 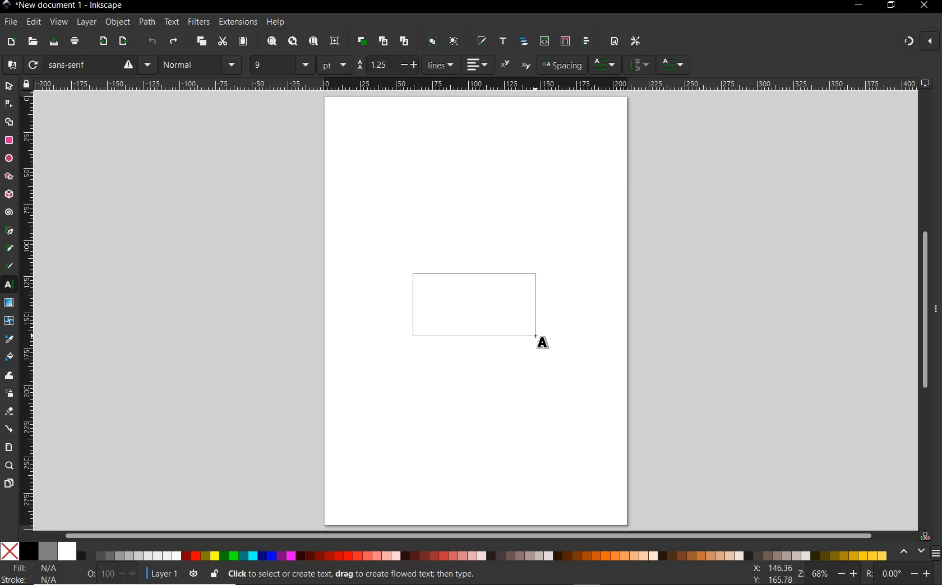 What do you see at coordinates (11, 42) in the screenshot?
I see `new` at bounding box center [11, 42].